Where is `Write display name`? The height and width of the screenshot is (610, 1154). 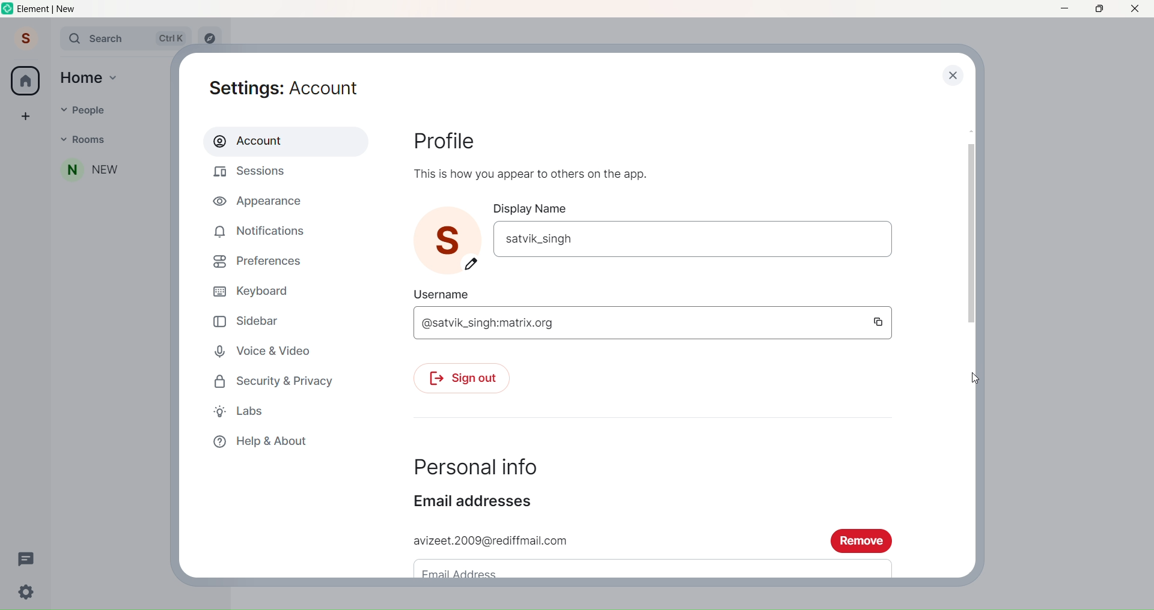
Write display name is located at coordinates (691, 238).